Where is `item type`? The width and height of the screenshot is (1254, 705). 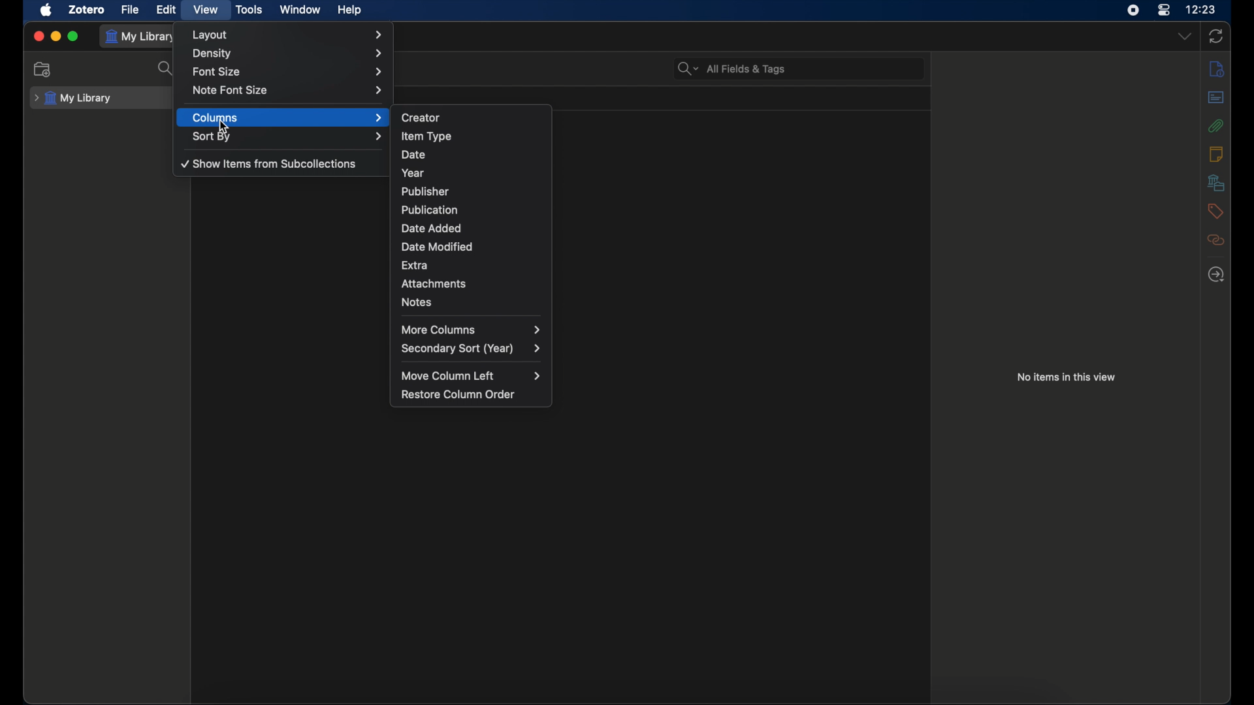
item type is located at coordinates (427, 137).